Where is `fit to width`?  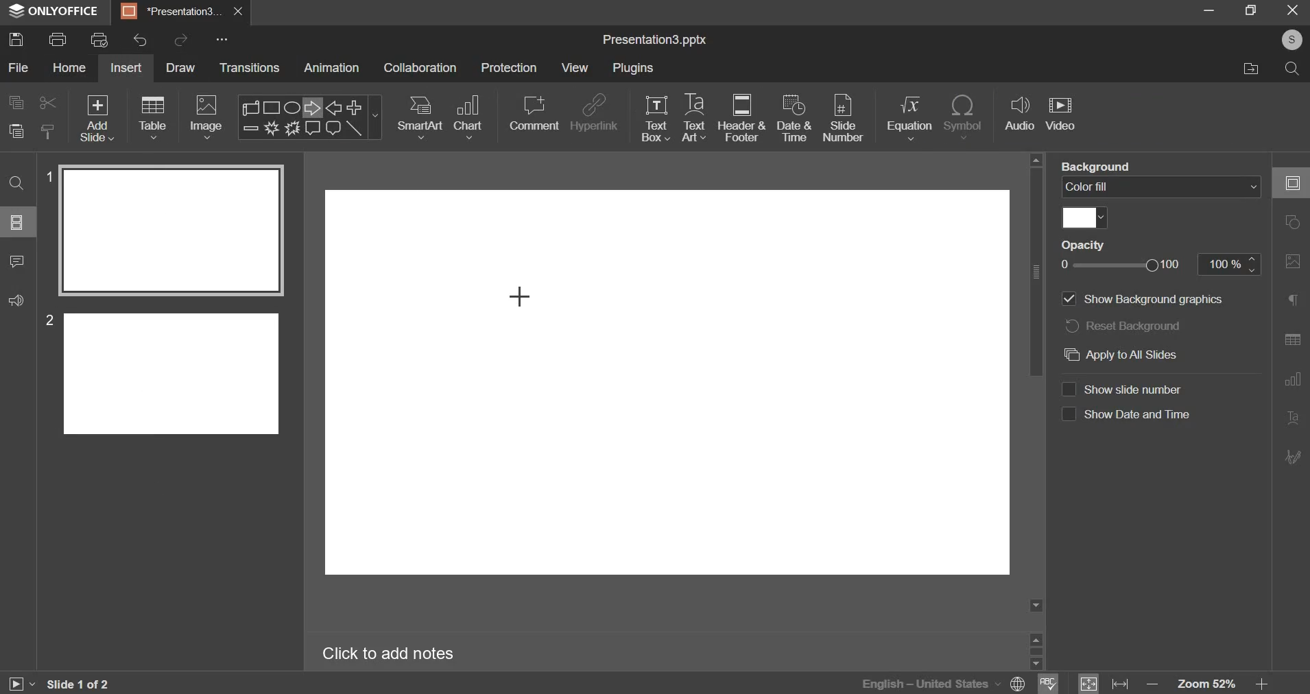
fit to width is located at coordinates (1120, 684).